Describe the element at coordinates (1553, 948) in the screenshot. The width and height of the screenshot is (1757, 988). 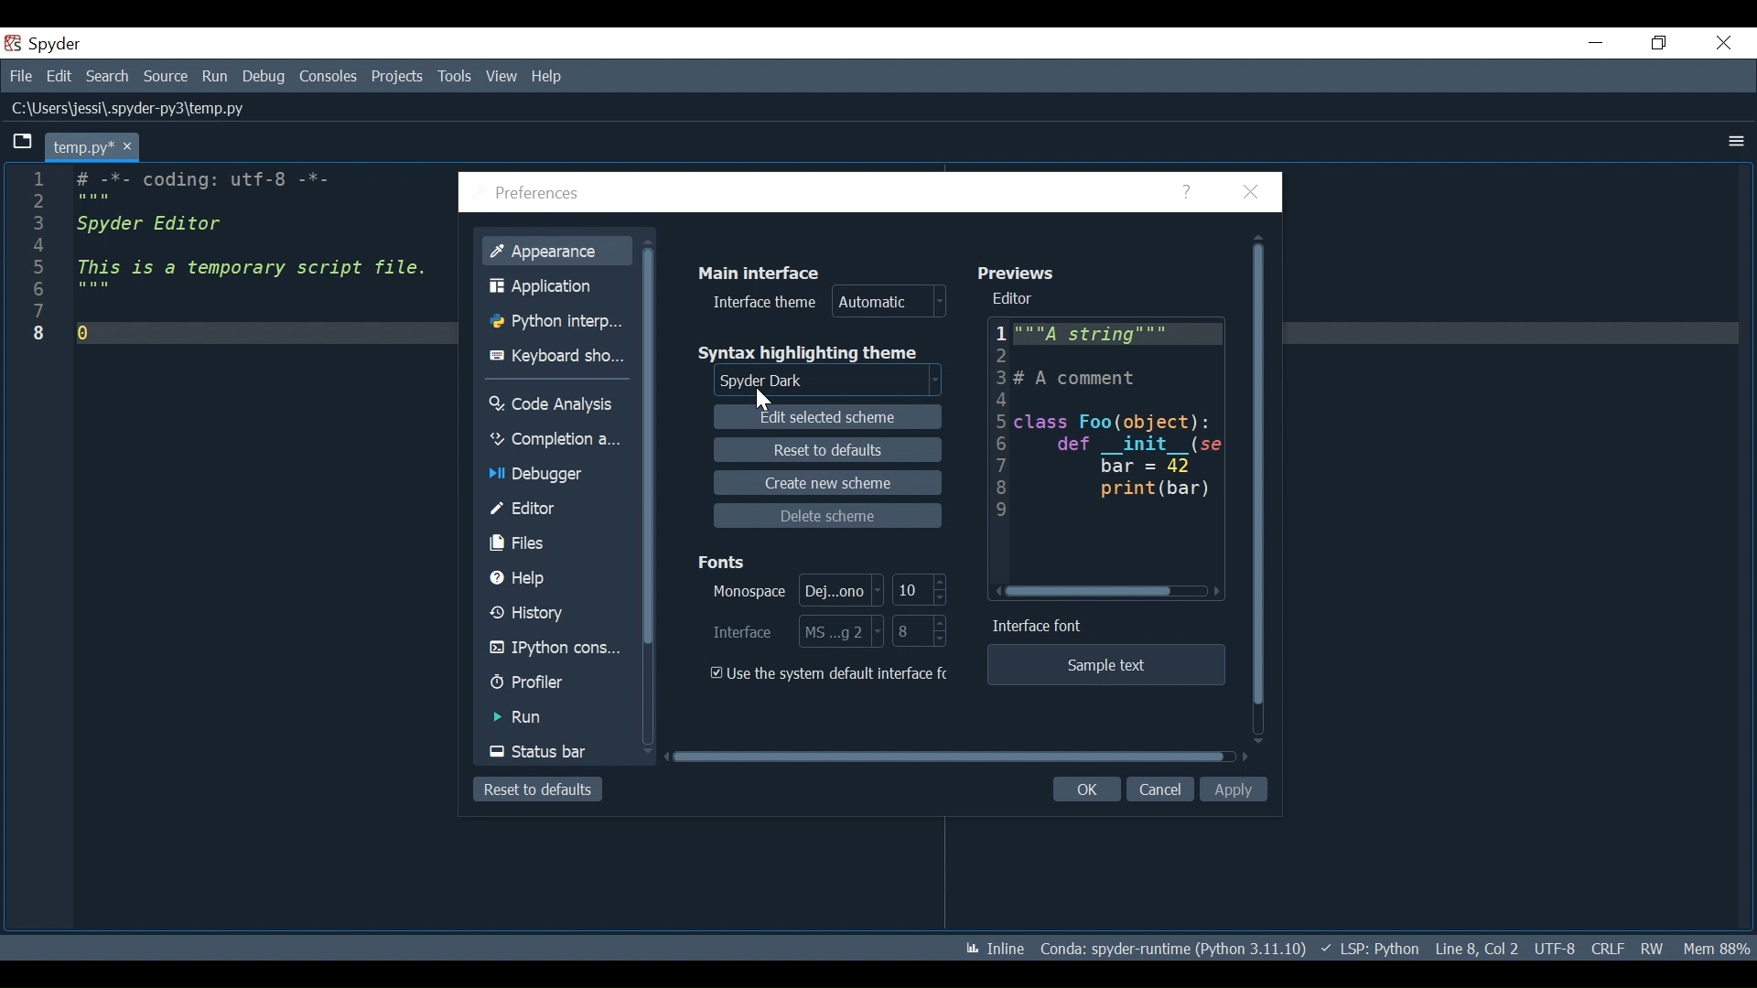
I see `File Encoding` at that location.